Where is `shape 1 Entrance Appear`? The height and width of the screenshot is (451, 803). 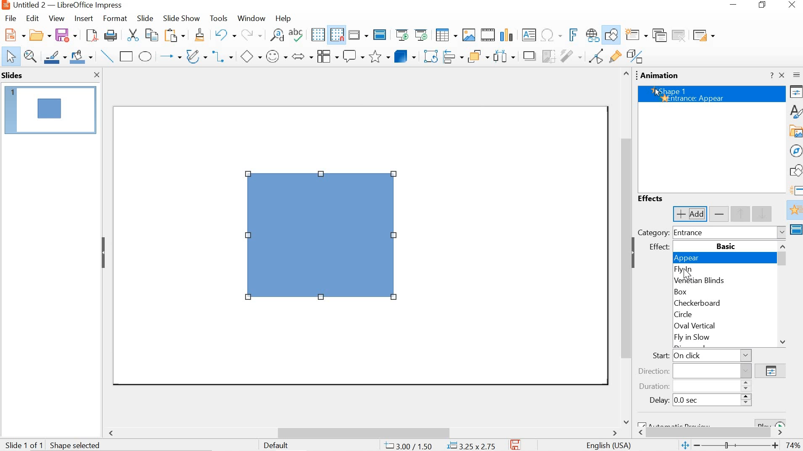
shape 1 Entrance Appear is located at coordinates (712, 94).